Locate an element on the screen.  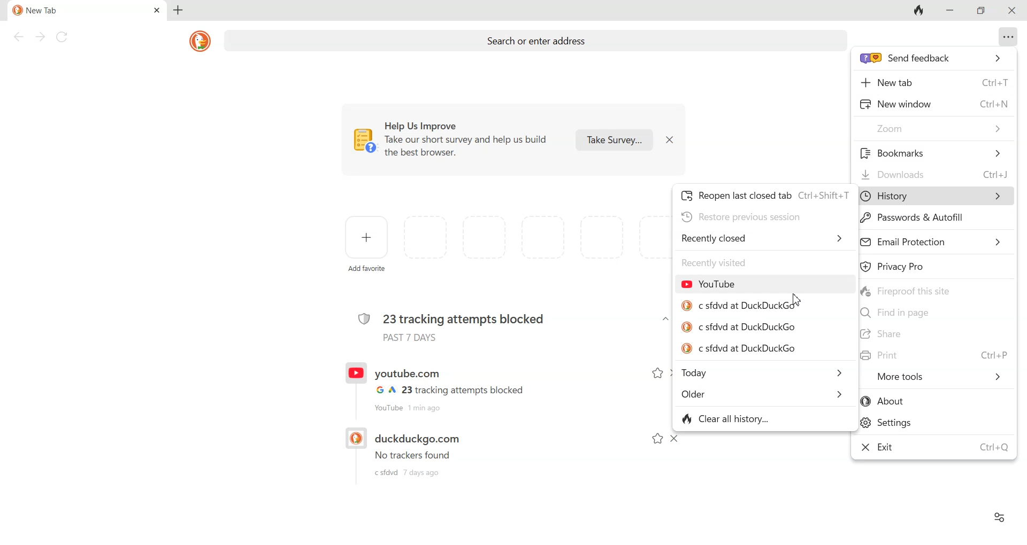
Clear all history is located at coordinates (728, 418).